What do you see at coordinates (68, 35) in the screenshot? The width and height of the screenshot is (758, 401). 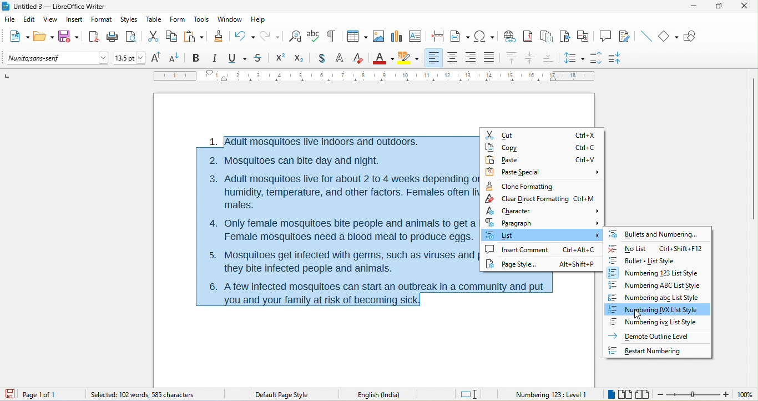 I see `save` at bounding box center [68, 35].